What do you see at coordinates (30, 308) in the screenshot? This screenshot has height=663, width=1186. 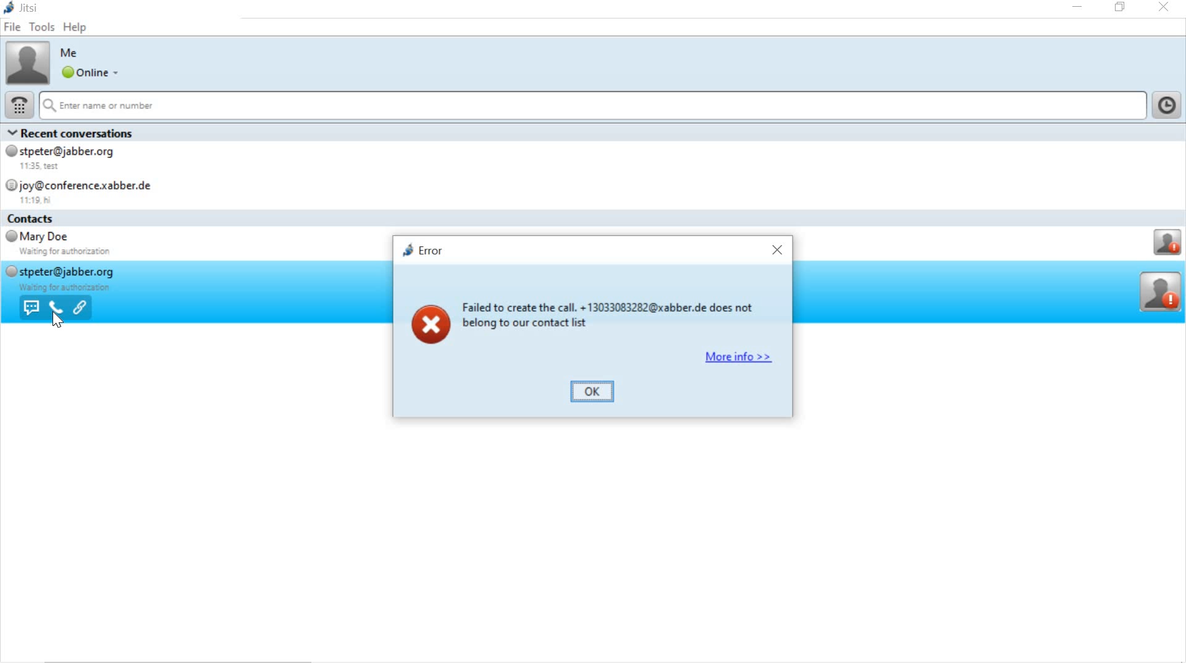 I see `send message` at bounding box center [30, 308].